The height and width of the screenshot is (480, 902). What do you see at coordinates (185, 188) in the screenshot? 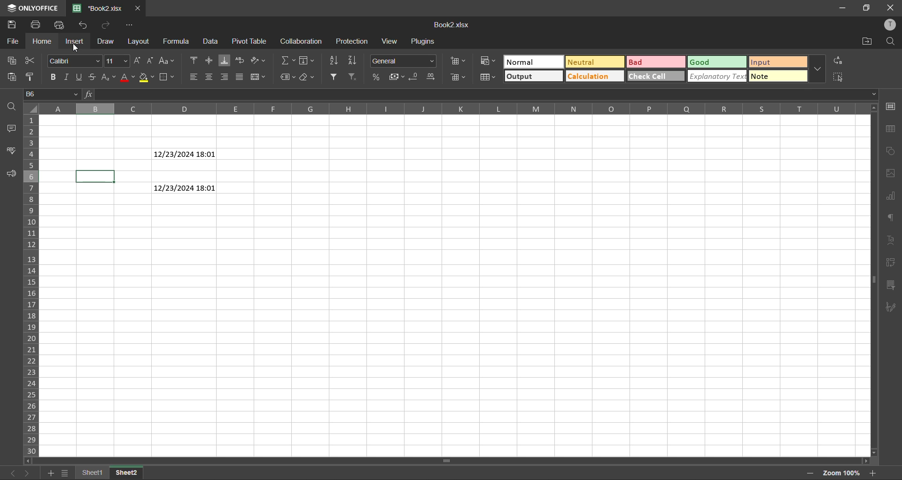
I see `12/23/24 18:01` at bounding box center [185, 188].